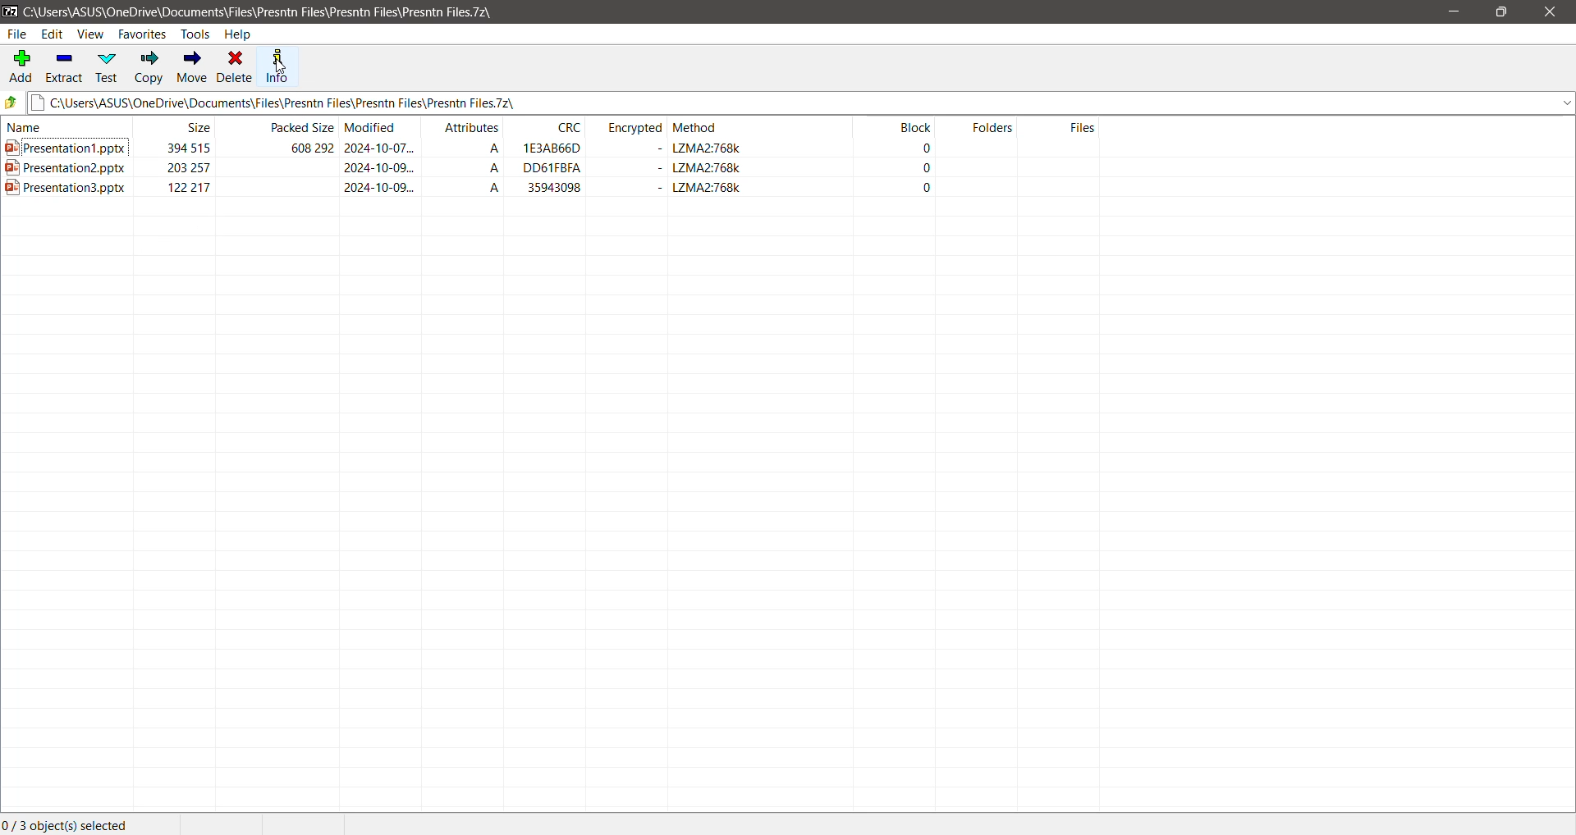  What do you see at coordinates (18, 35) in the screenshot?
I see `File` at bounding box center [18, 35].